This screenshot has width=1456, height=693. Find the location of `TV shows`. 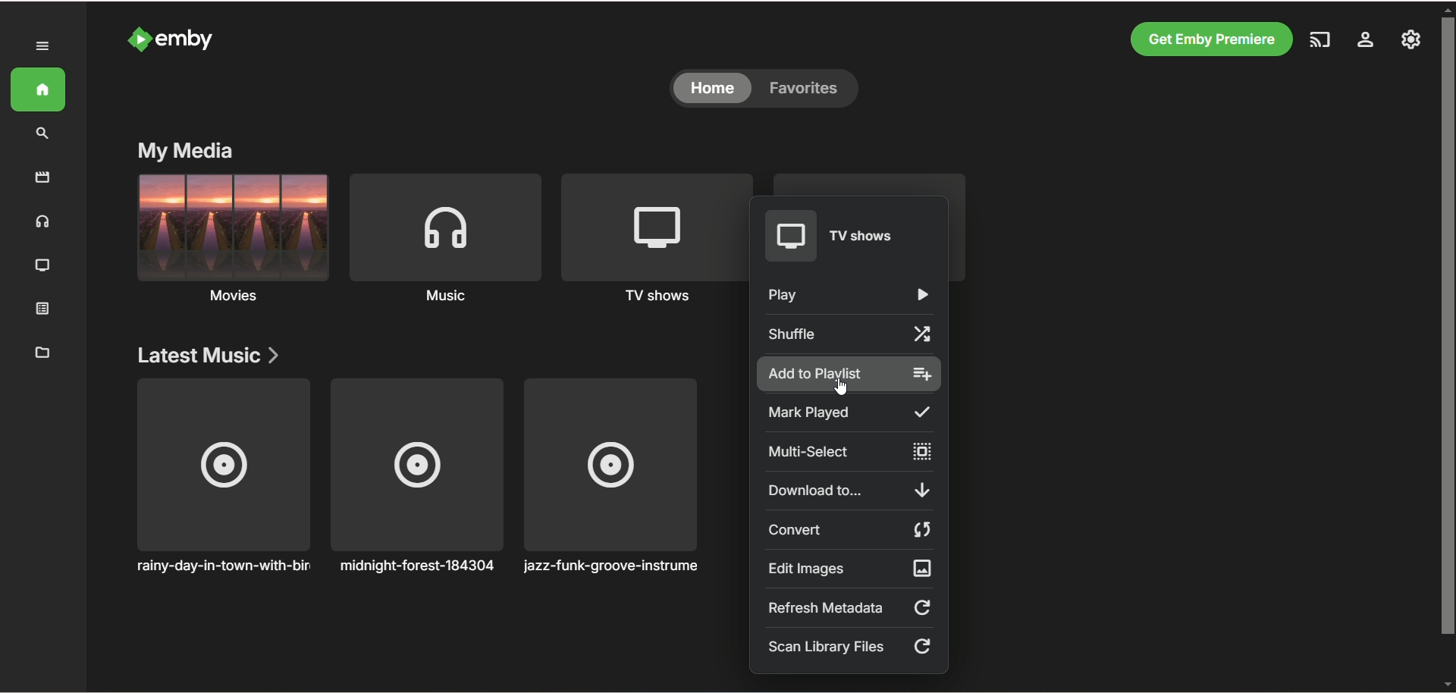

TV shows is located at coordinates (846, 236).